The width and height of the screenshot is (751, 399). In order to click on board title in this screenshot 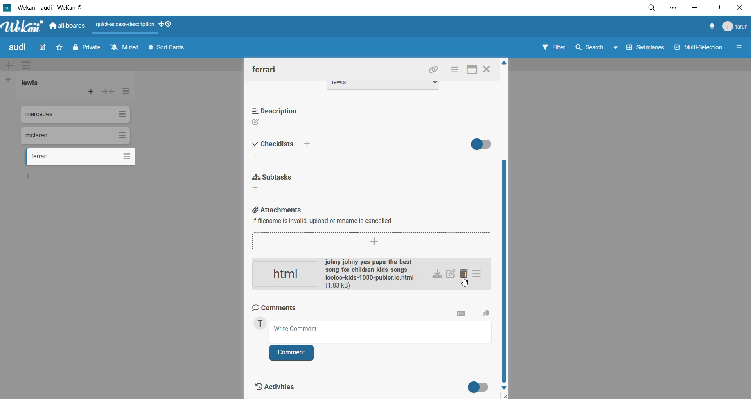, I will do `click(18, 48)`.